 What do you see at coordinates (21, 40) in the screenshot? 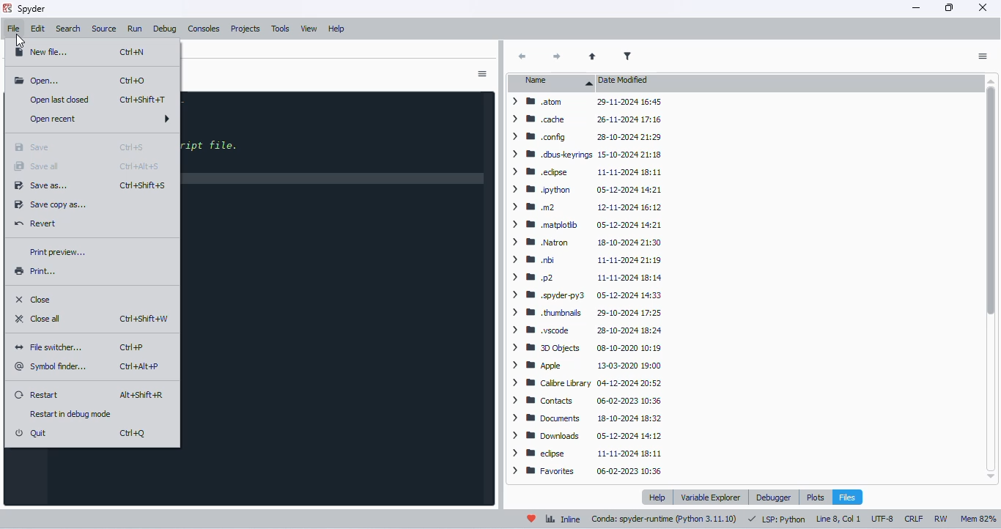
I see `cursor` at bounding box center [21, 40].